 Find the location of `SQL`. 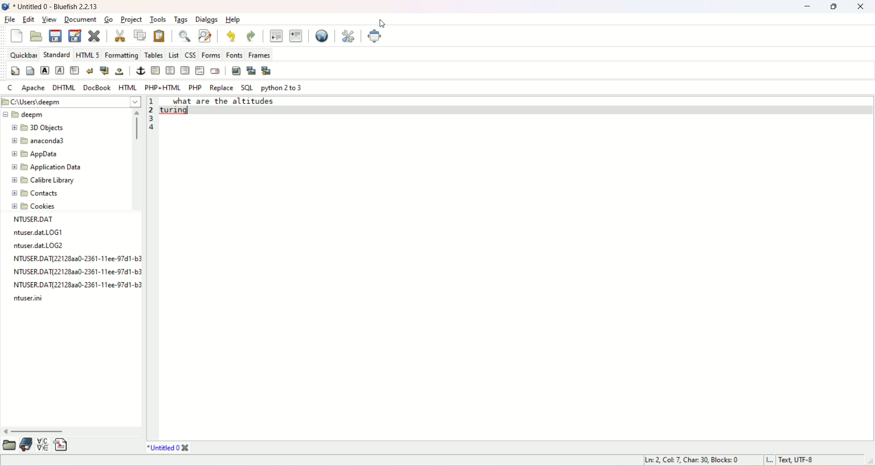

SQL is located at coordinates (247, 88).